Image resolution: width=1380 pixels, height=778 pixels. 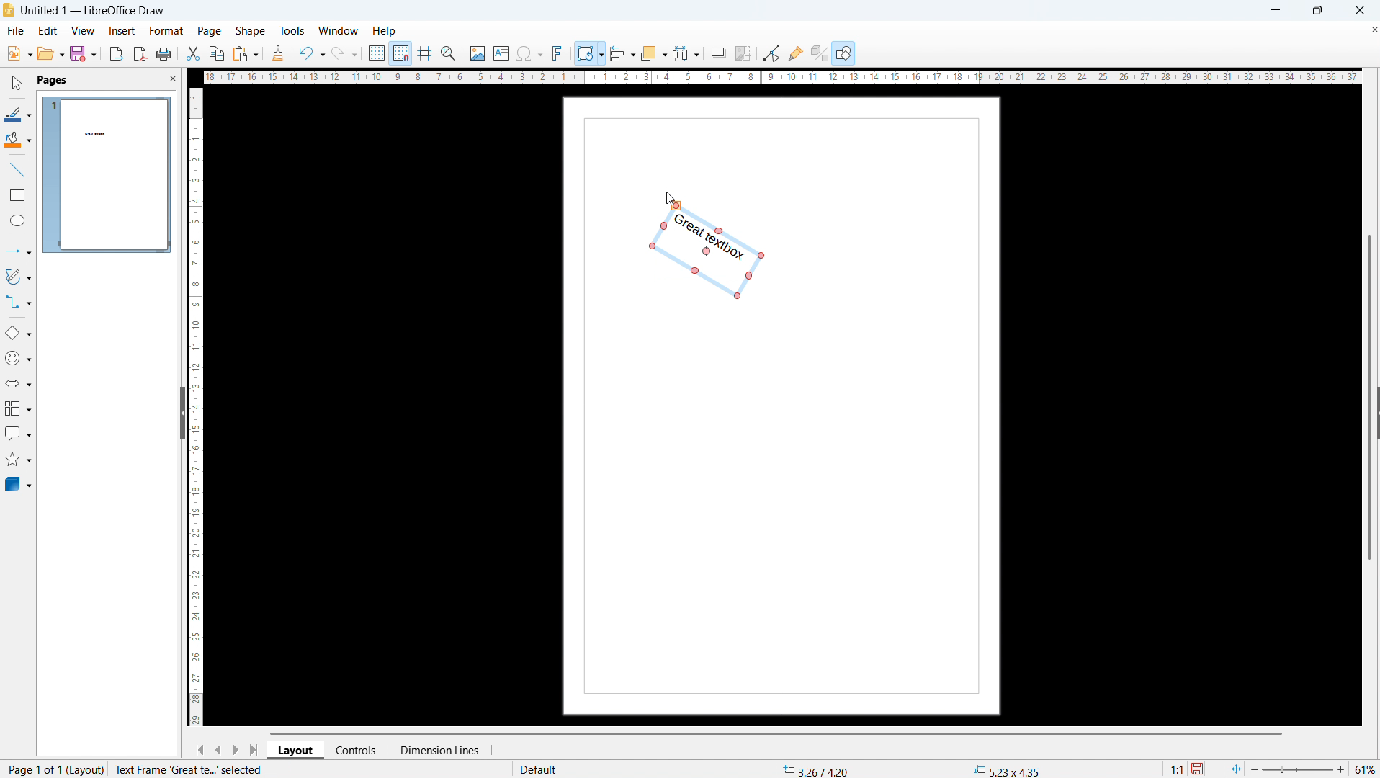 I want to click on insert, so click(x=121, y=31).